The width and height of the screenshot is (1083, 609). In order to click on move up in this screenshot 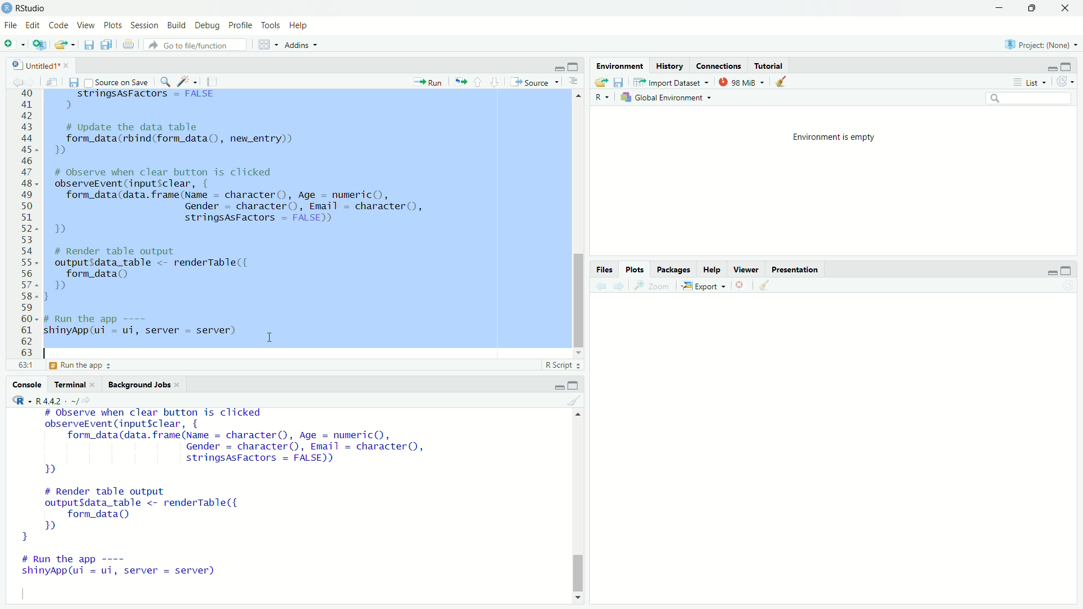, I will do `click(576, 417)`.